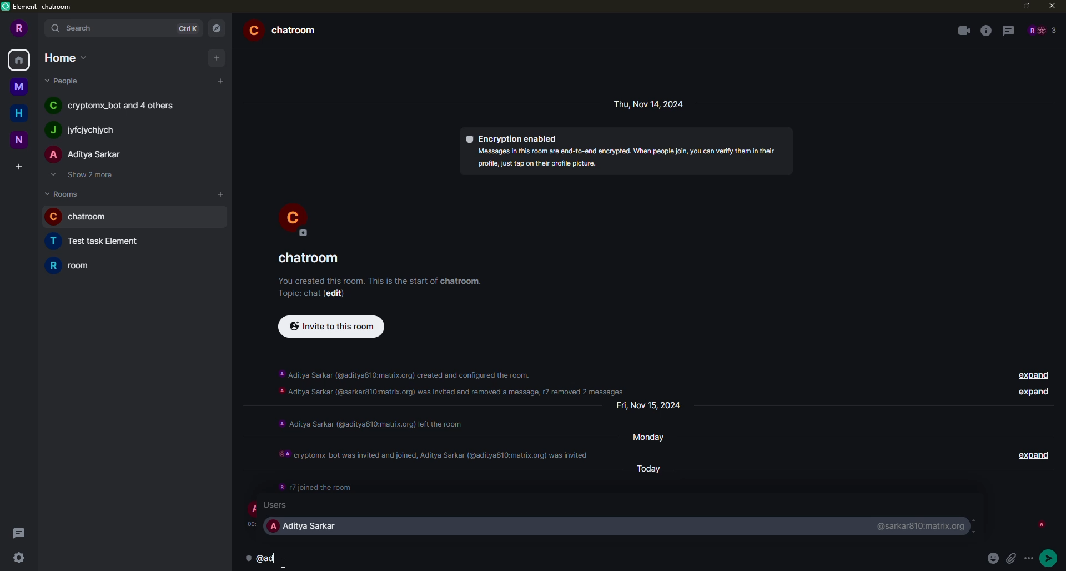 Image resolution: width=1066 pixels, height=571 pixels. I want to click on time, so click(254, 523).